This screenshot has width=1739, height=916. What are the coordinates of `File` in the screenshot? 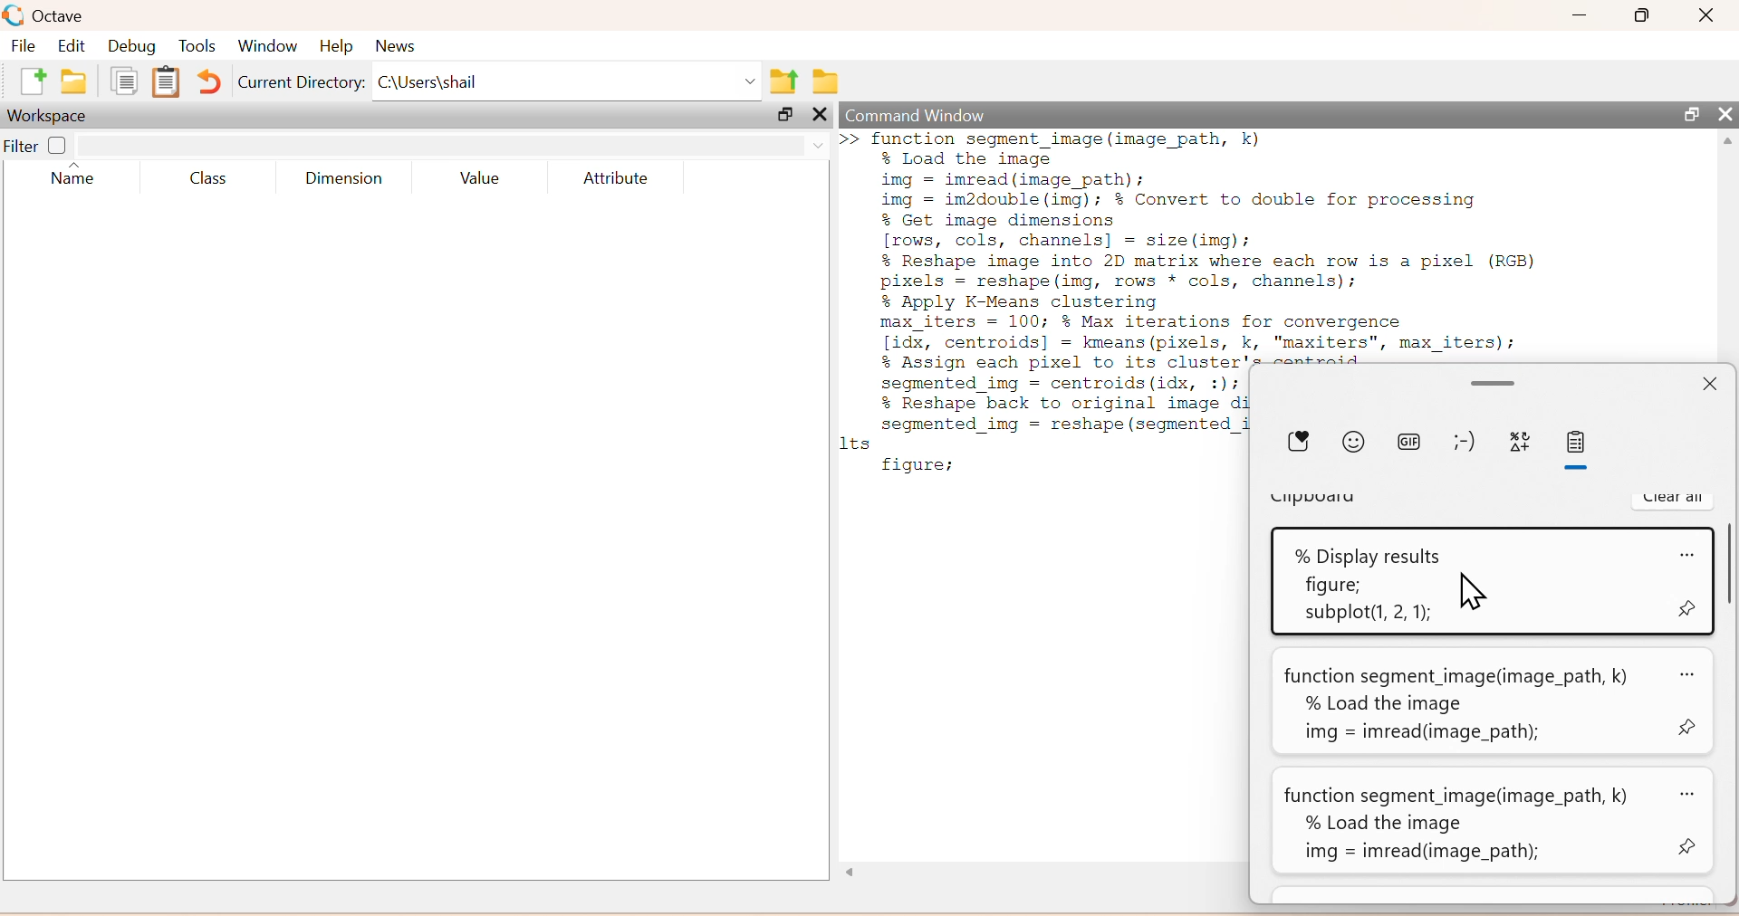 It's located at (26, 46).